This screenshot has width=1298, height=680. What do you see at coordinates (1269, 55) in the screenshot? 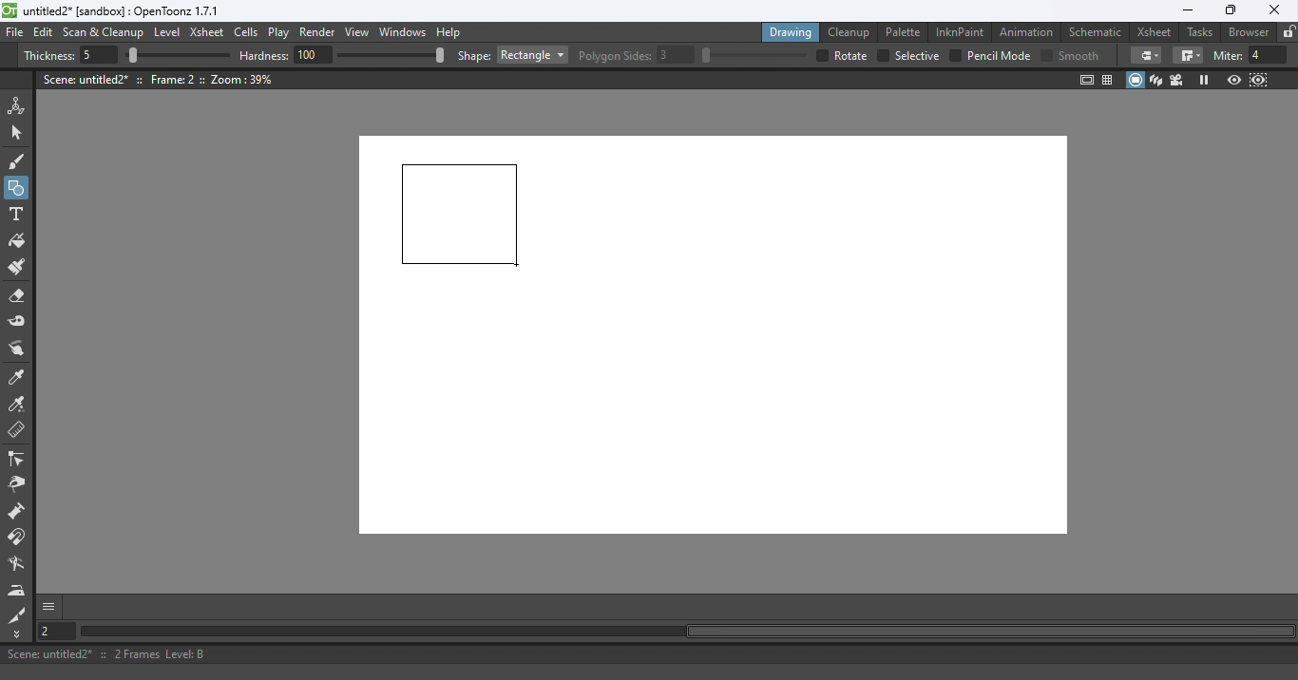
I see `4` at bounding box center [1269, 55].